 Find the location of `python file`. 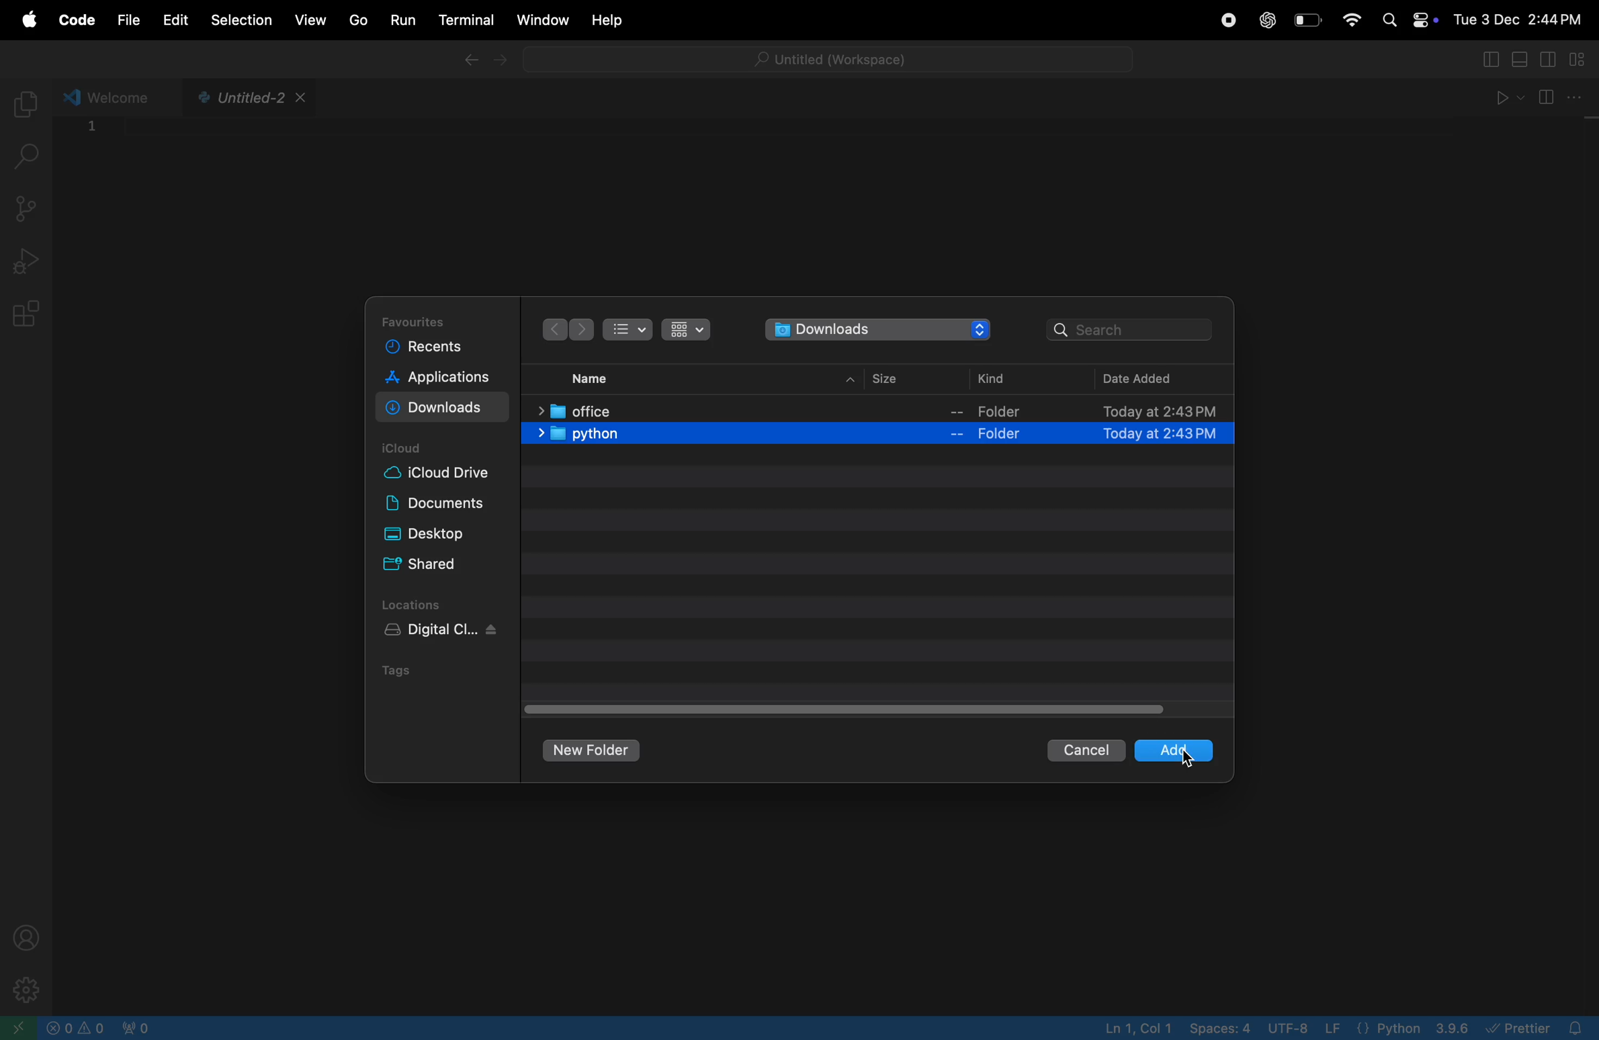

python file is located at coordinates (247, 99).